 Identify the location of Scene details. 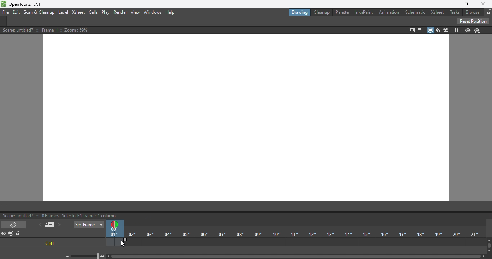
(54, 30).